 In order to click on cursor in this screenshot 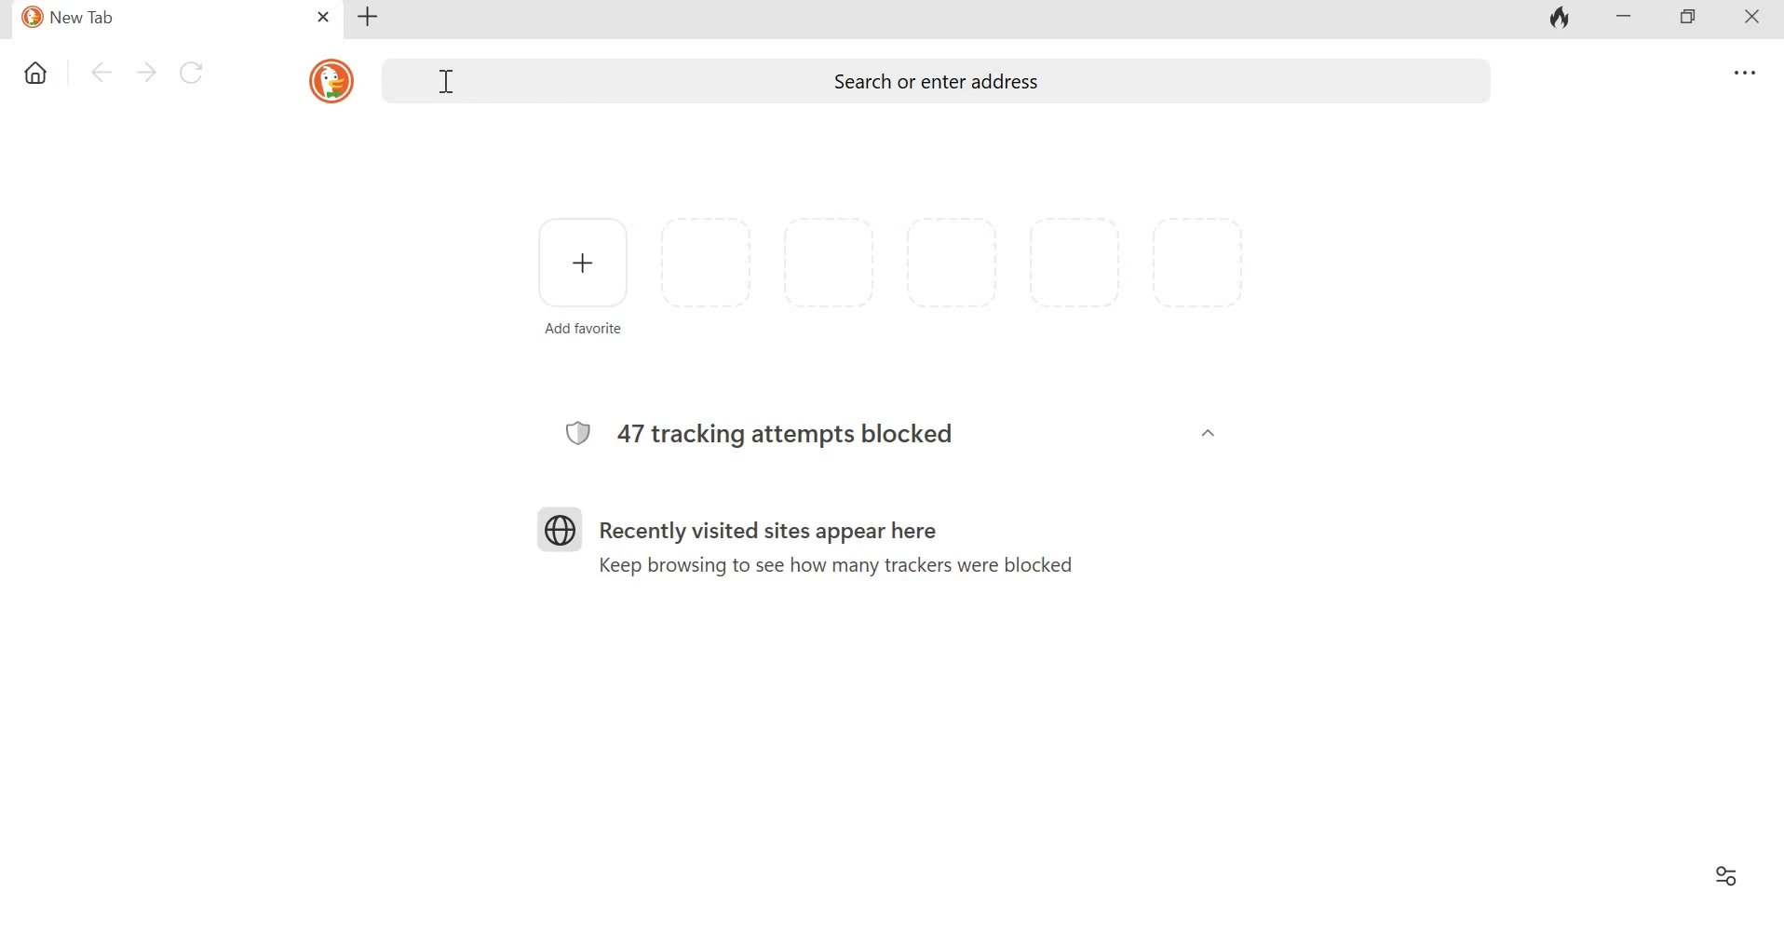, I will do `click(444, 82)`.